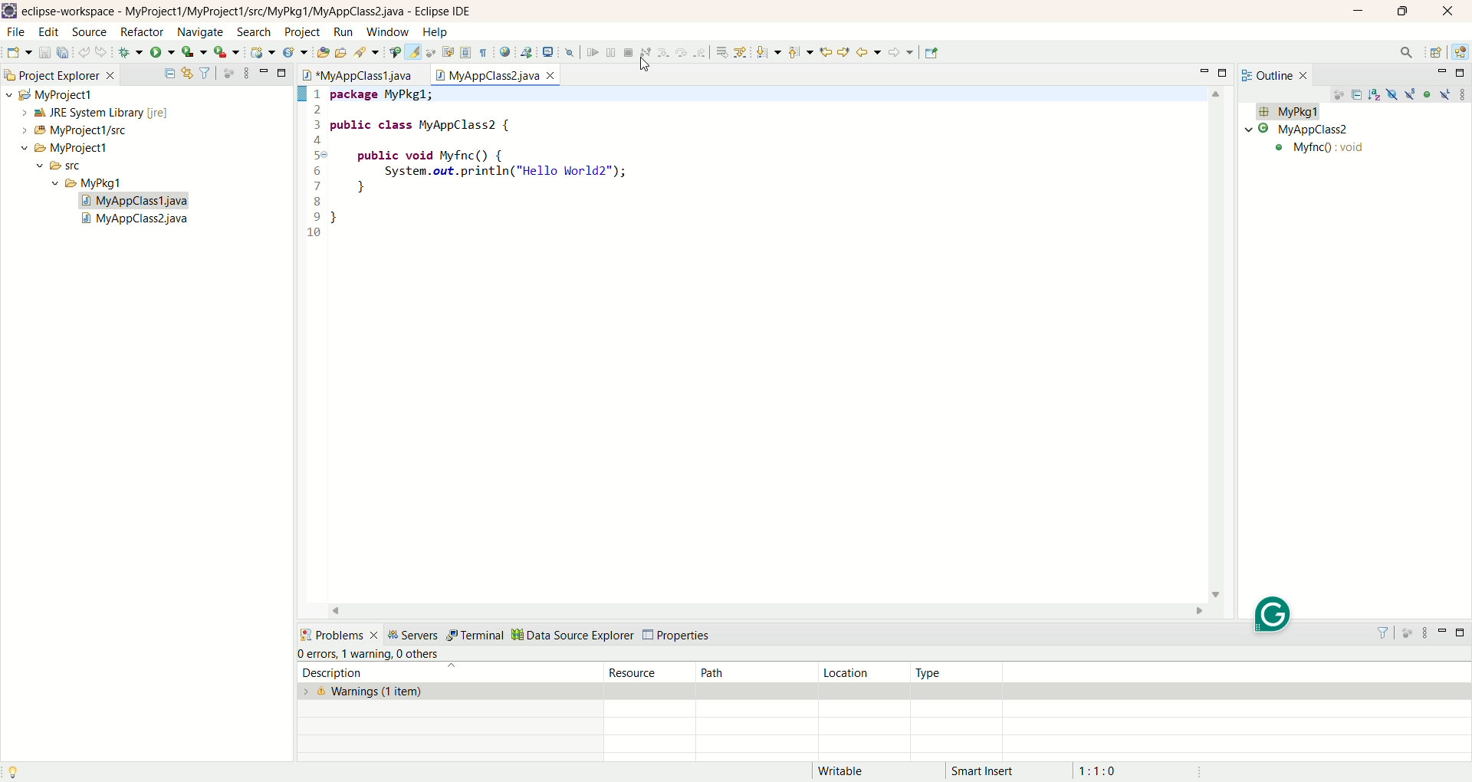 The width and height of the screenshot is (1472, 782). Describe the element at coordinates (572, 633) in the screenshot. I see `data source explorer` at that location.